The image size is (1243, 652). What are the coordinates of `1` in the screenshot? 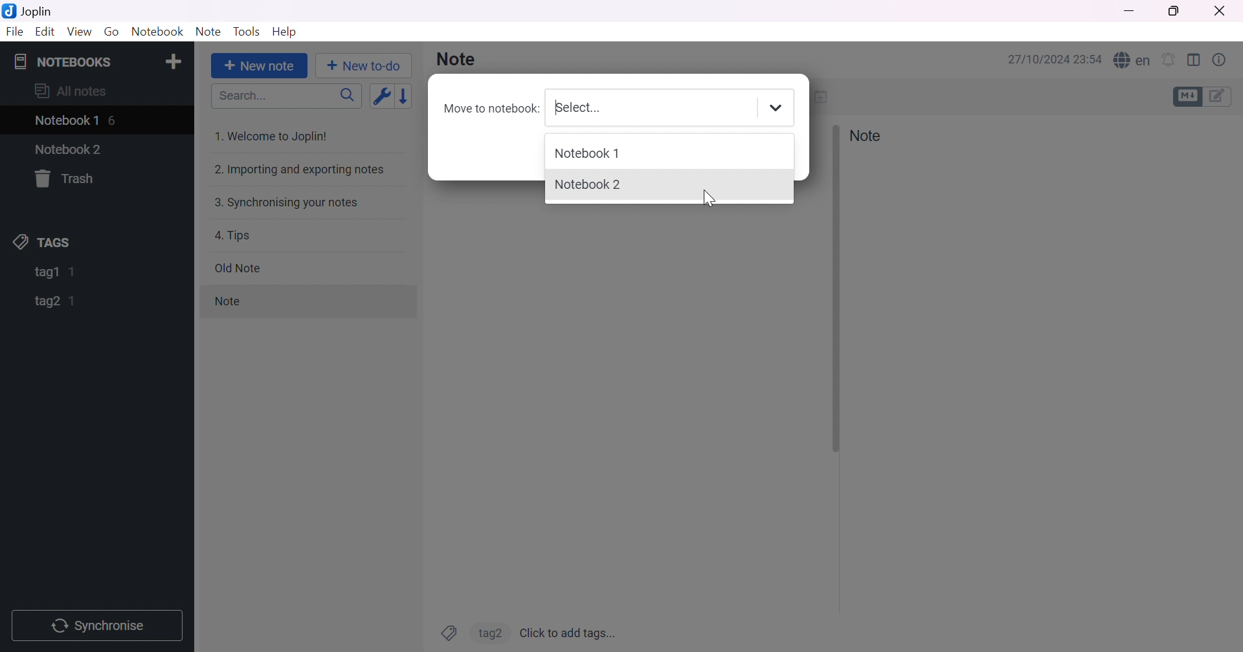 It's located at (73, 301).